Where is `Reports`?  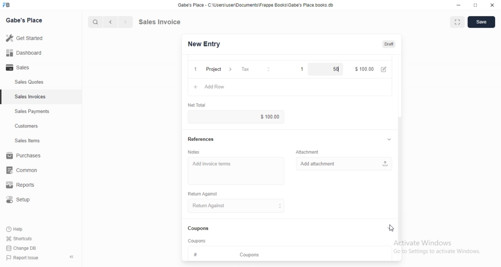 Reports is located at coordinates (25, 186).